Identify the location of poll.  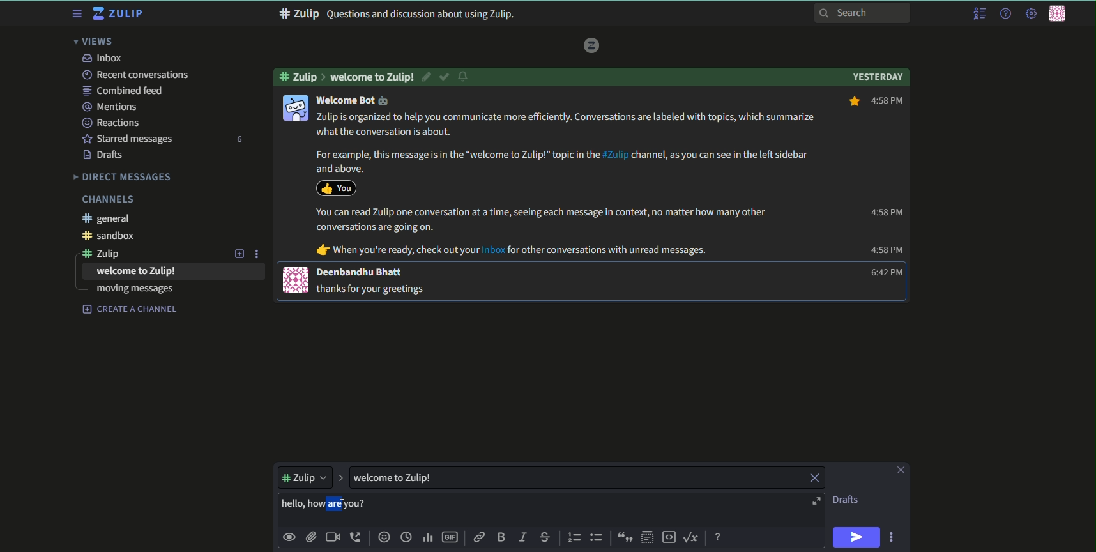
(429, 539).